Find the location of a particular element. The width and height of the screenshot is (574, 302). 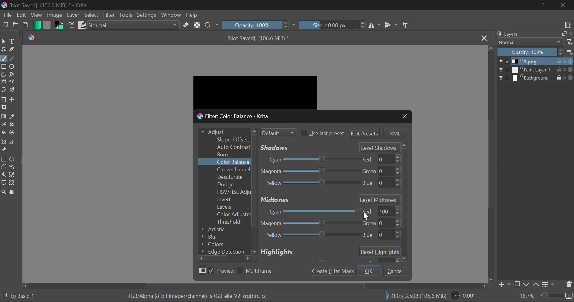

filter is located at coordinates (570, 43).